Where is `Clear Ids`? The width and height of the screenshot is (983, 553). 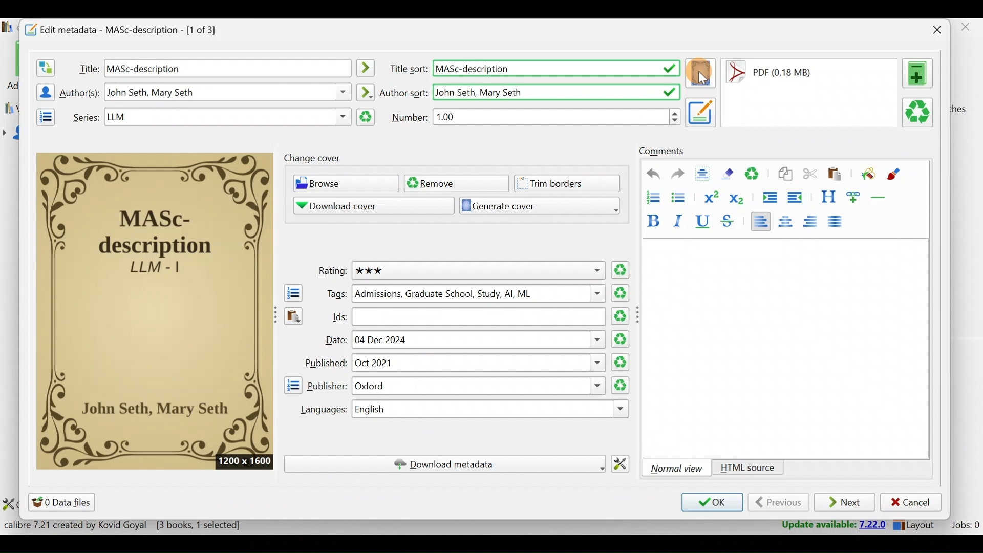
Clear Ids is located at coordinates (622, 317).